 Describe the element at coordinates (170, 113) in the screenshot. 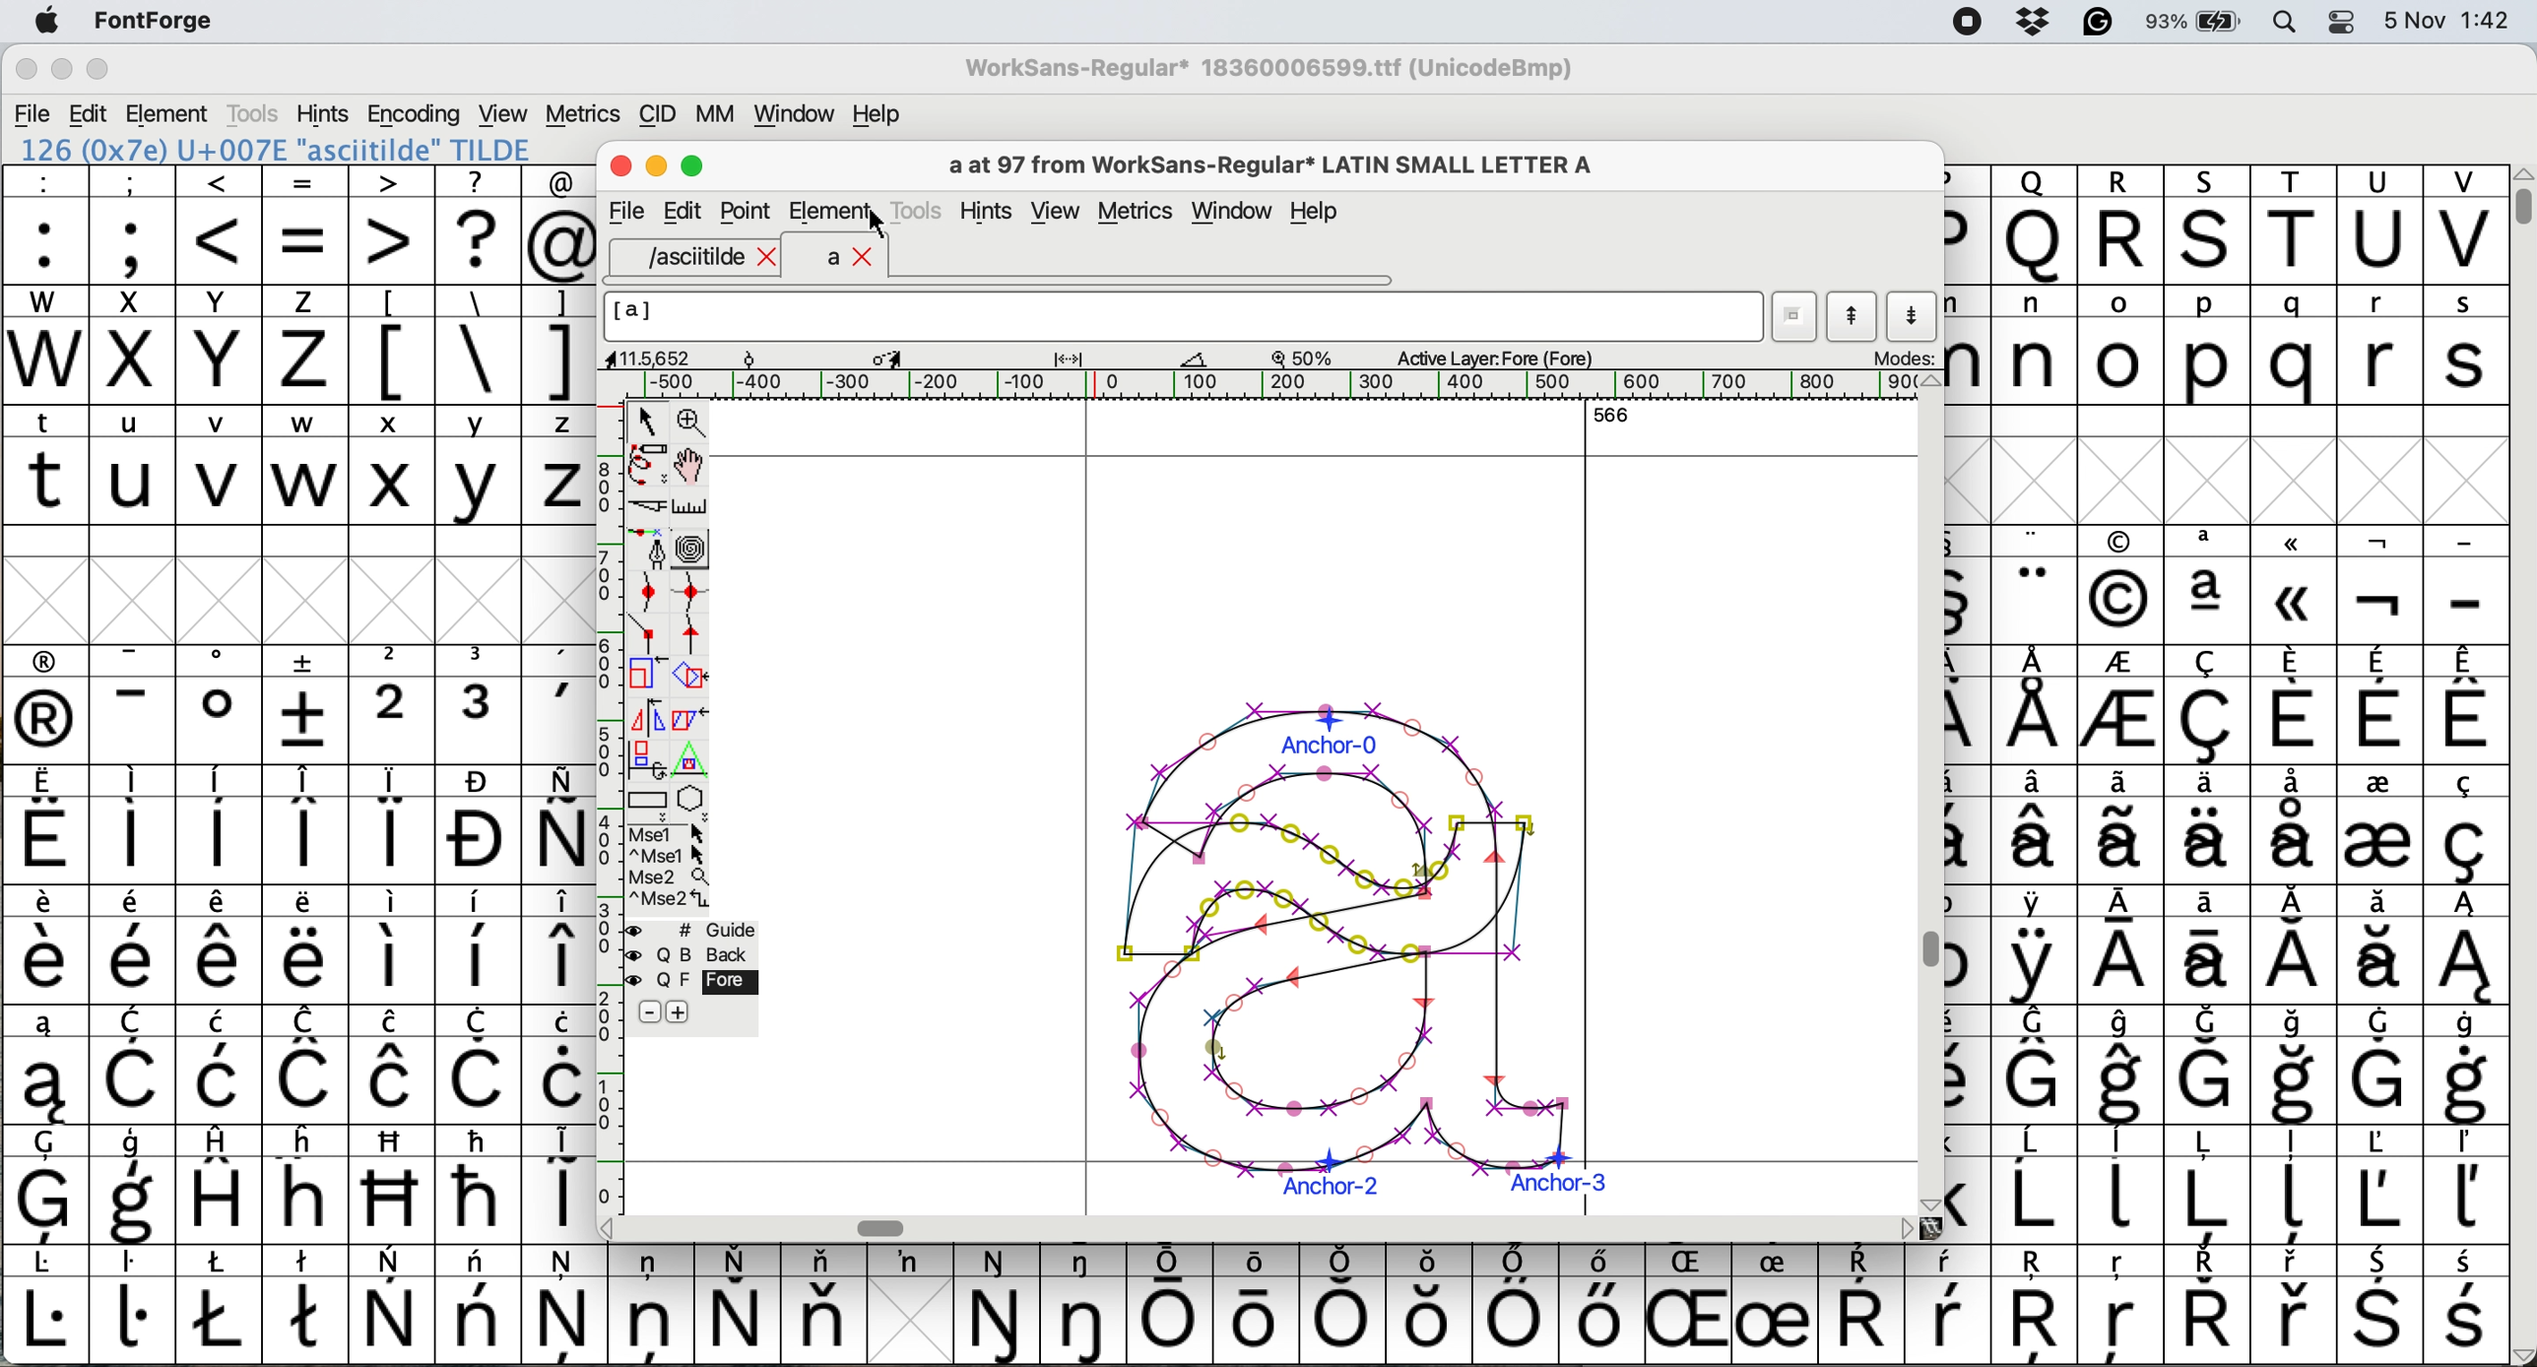

I see `element` at that location.